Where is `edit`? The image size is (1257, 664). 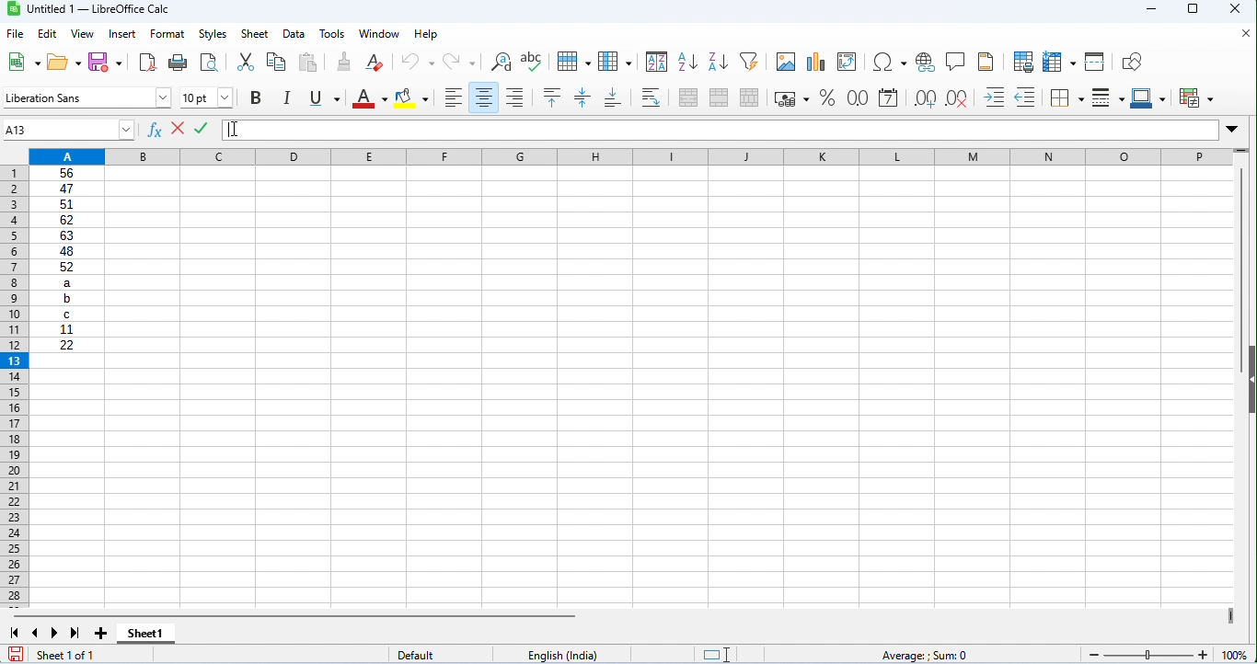
edit is located at coordinates (47, 33).